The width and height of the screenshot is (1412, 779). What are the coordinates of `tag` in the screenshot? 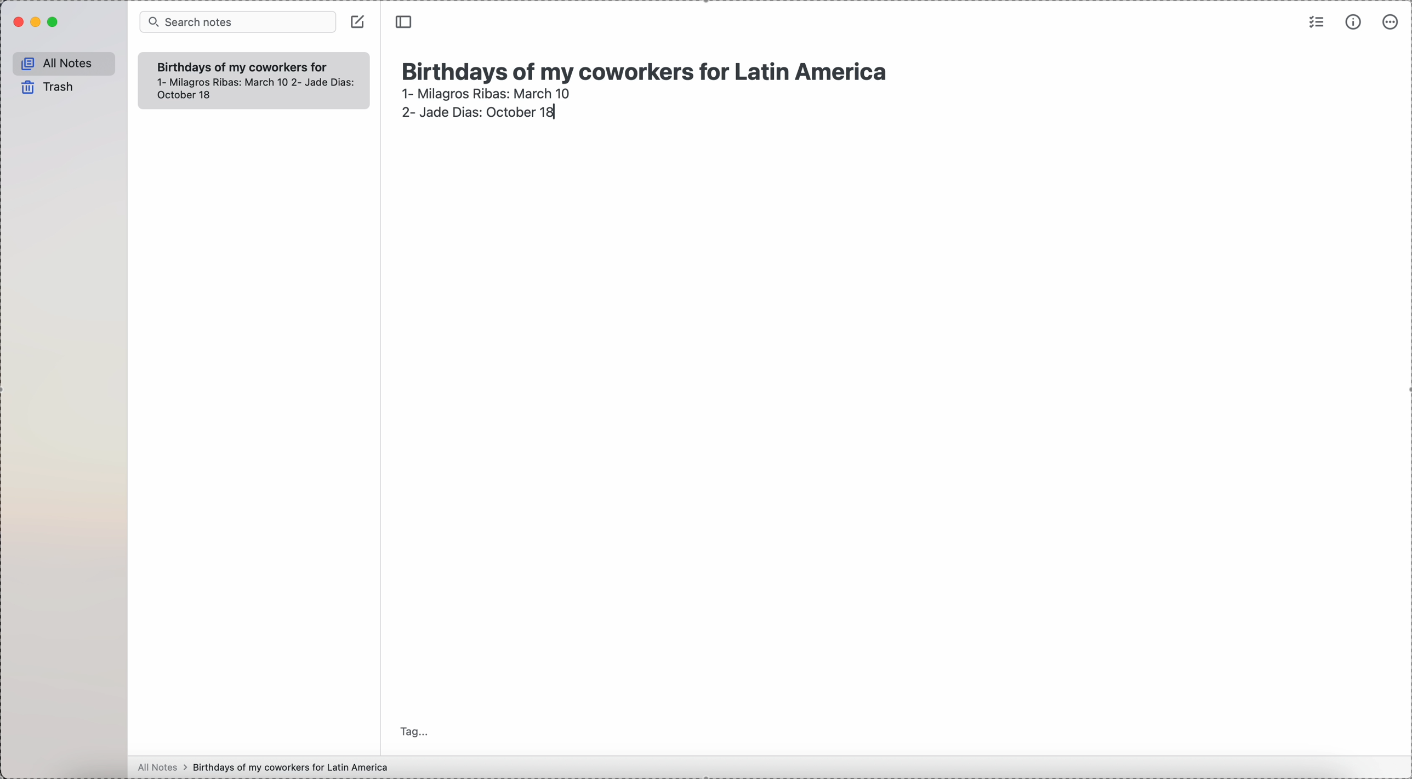 It's located at (415, 731).